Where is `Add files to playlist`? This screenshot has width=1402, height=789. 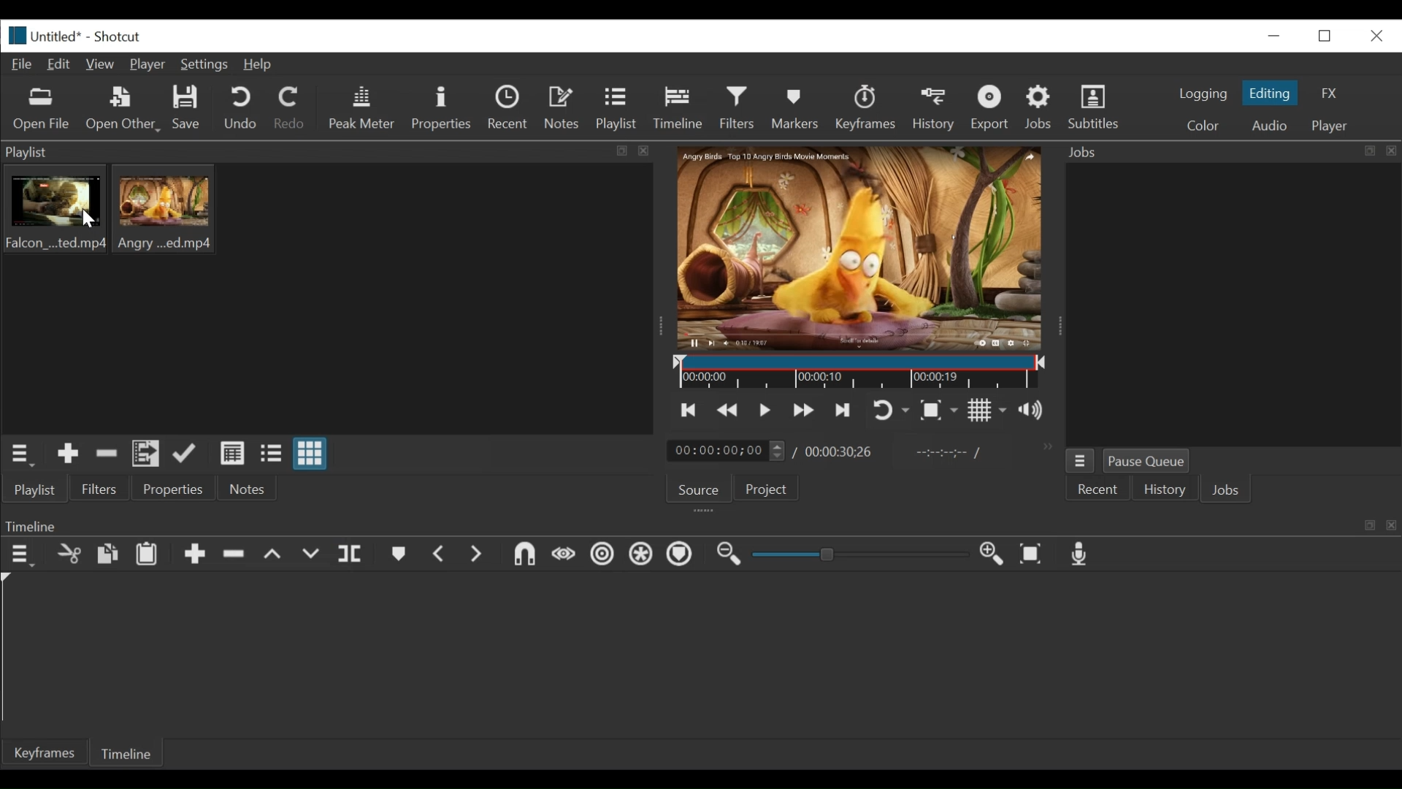 Add files to playlist is located at coordinates (146, 456).